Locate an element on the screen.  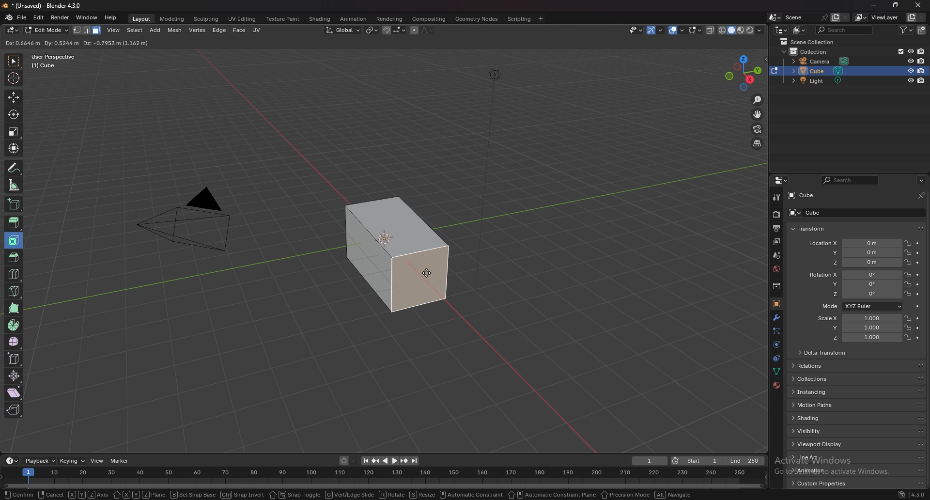
cursor is located at coordinates (427, 273).